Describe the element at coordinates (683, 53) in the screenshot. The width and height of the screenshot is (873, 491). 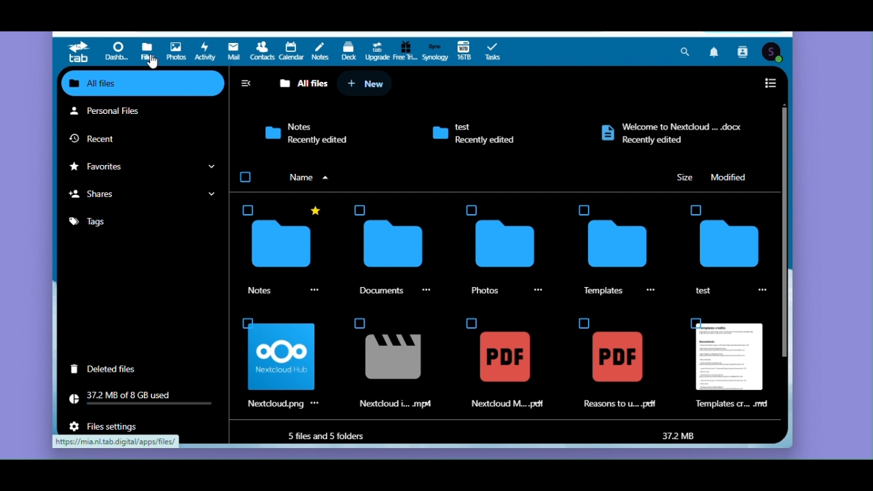
I see `Search` at that location.